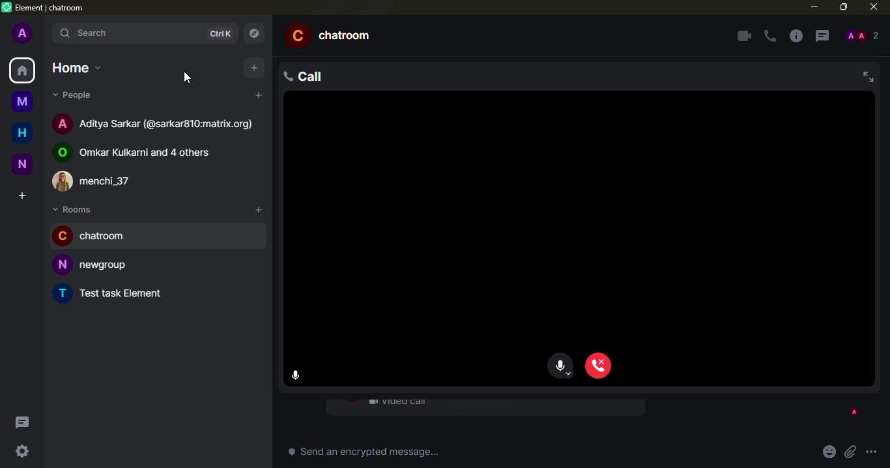 The height and width of the screenshot is (468, 890). What do you see at coordinates (398, 405) in the screenshot?
I see `video call` at bounding box center [398, 405].